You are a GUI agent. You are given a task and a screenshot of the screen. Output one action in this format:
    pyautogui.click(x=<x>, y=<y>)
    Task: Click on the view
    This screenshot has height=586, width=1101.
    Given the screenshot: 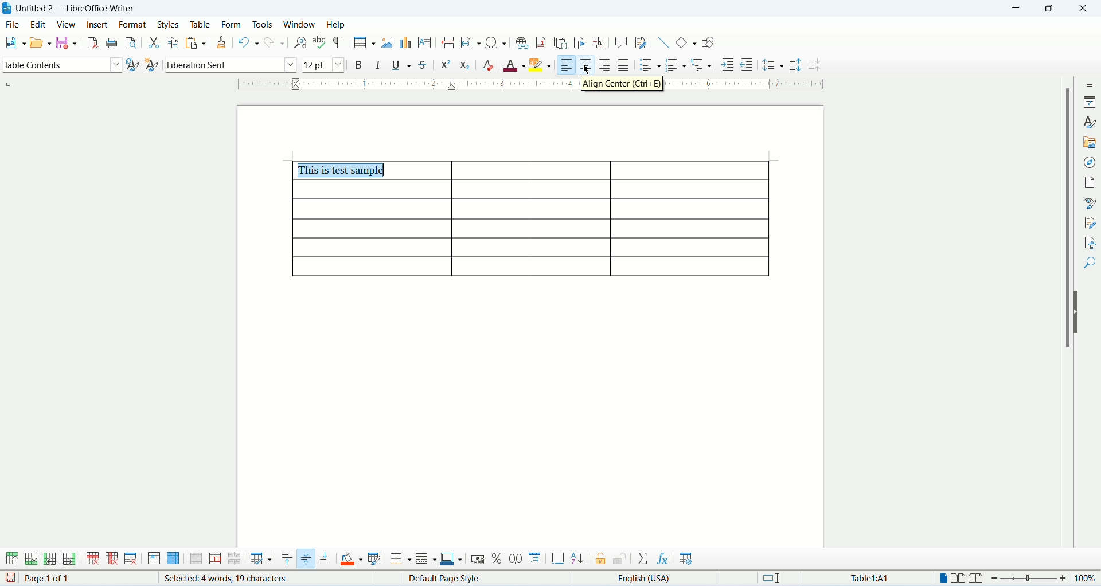 What is the action you would take?
    pyautogui.click(x=66, y=25)
    